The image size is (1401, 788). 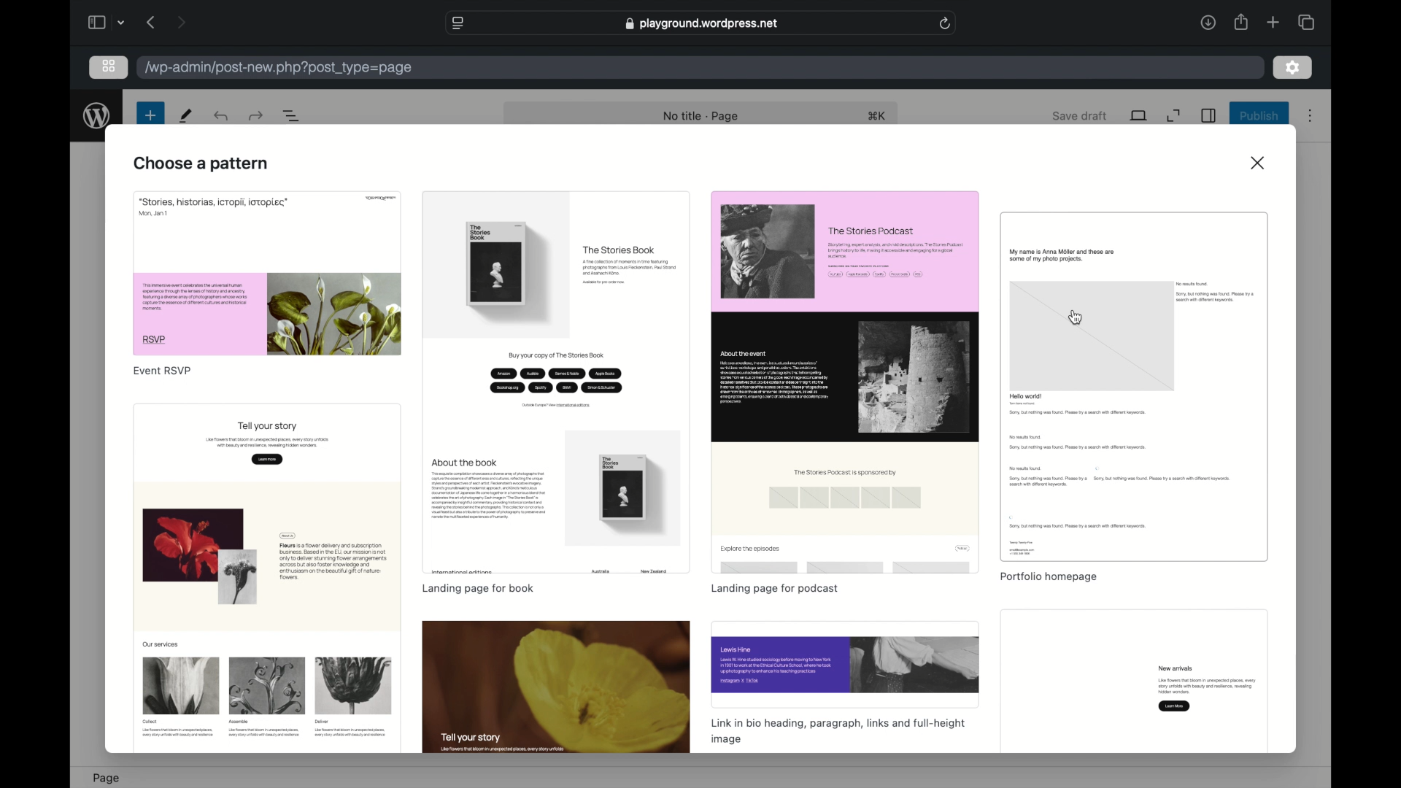 I want to click on redo, so click(x=223, y=115).